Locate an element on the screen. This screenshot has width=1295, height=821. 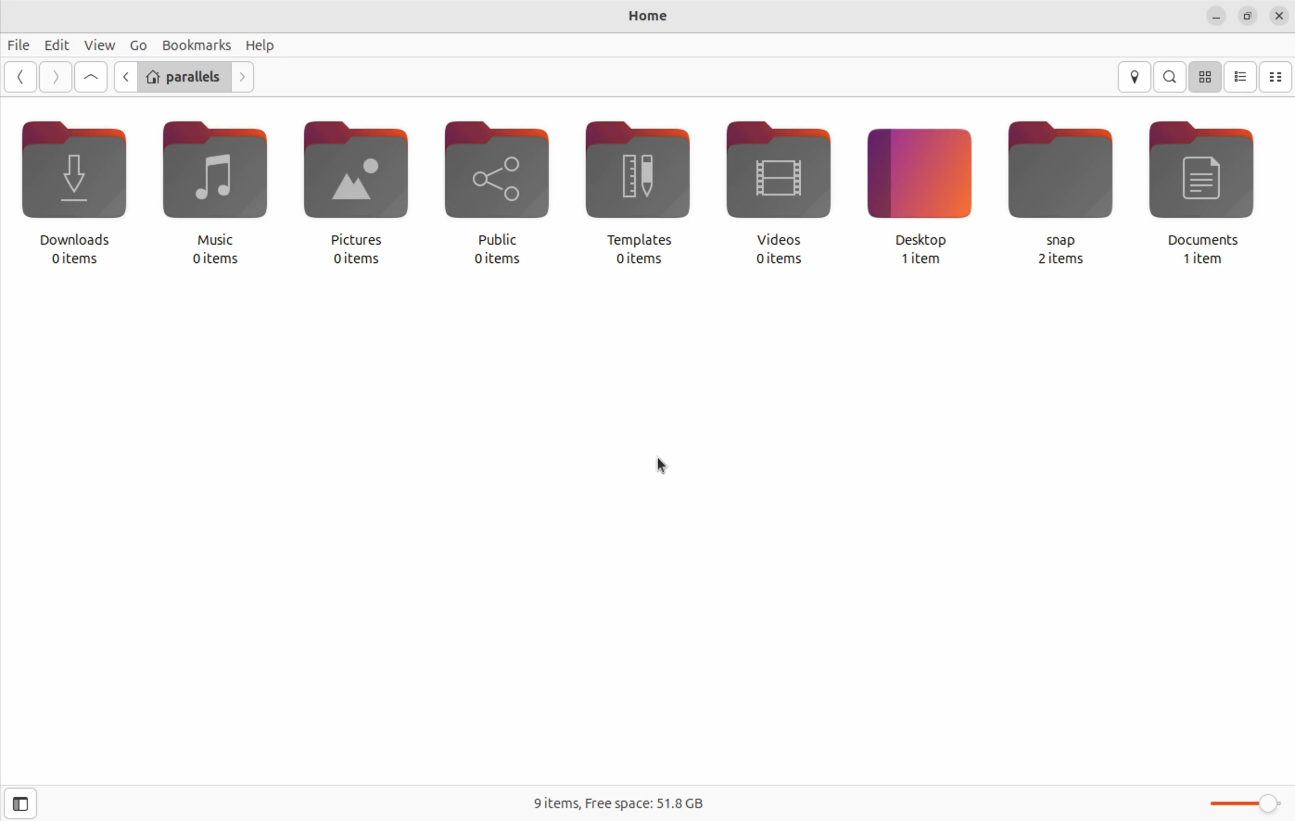
cursor is located at coordinates (664, 465).